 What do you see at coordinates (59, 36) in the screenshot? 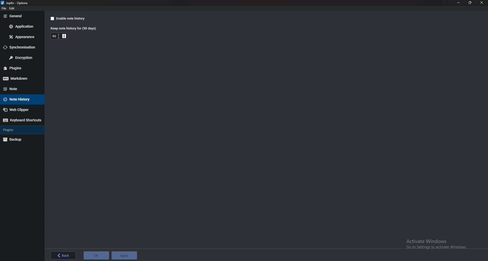
I see `Duration` at bounding box center [59, 36].